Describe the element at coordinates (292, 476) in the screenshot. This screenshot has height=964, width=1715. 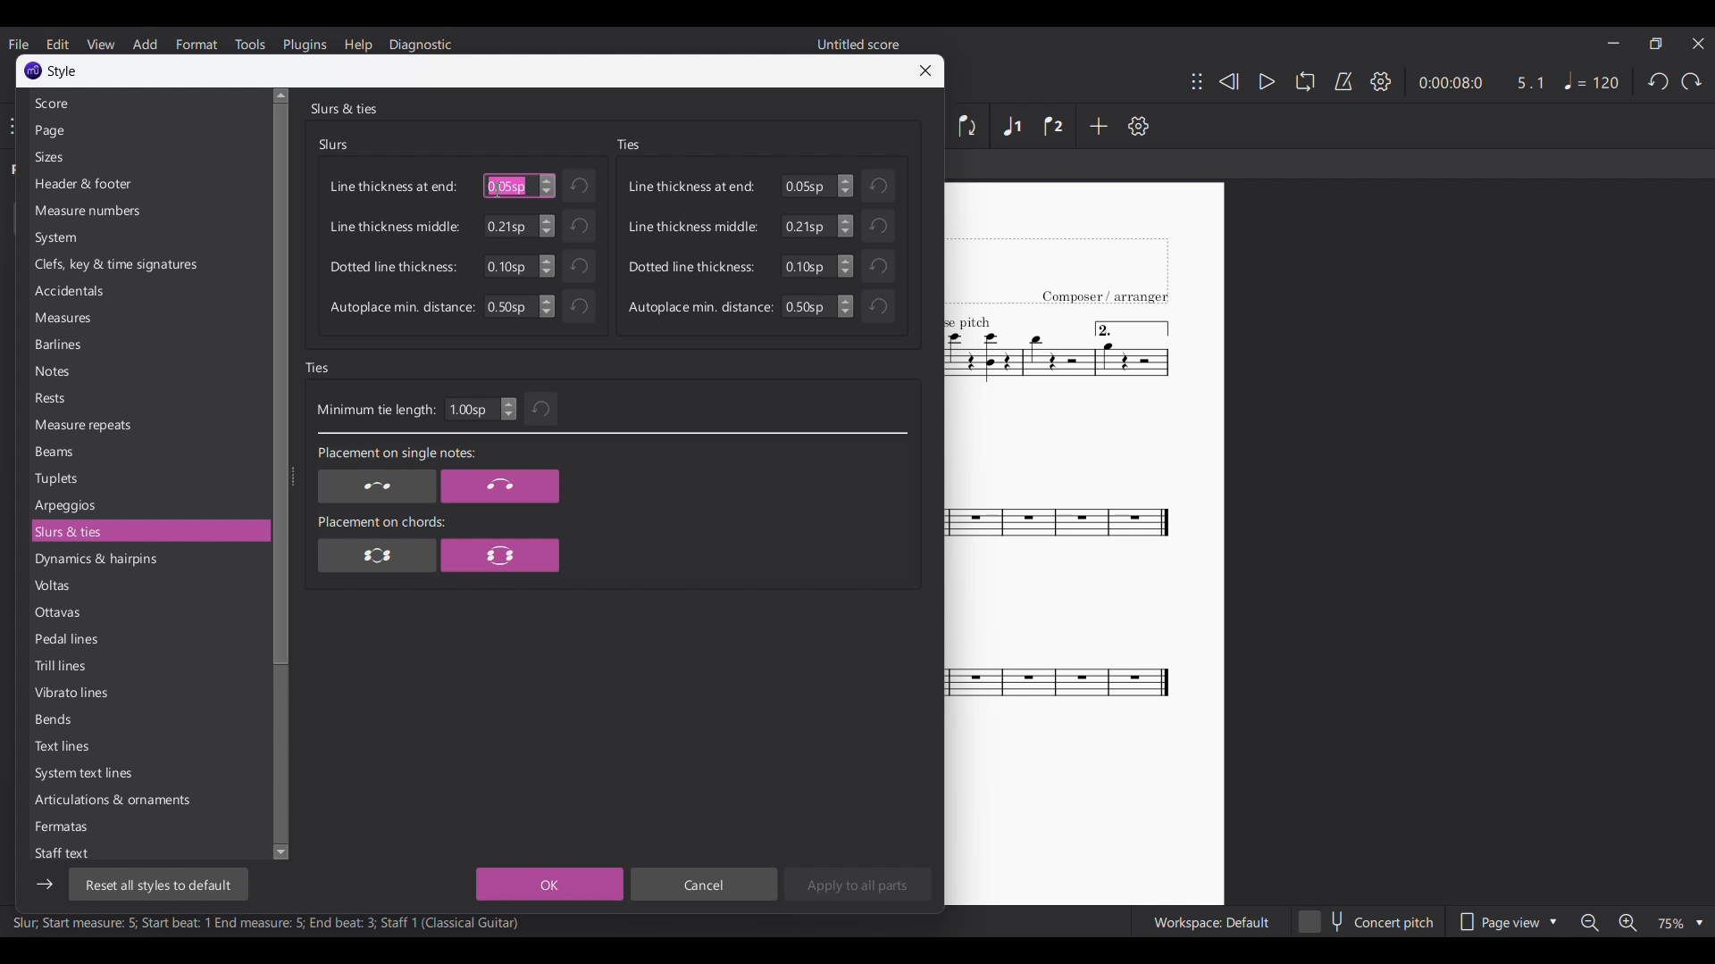
I see `Change width of side panel` at that location.